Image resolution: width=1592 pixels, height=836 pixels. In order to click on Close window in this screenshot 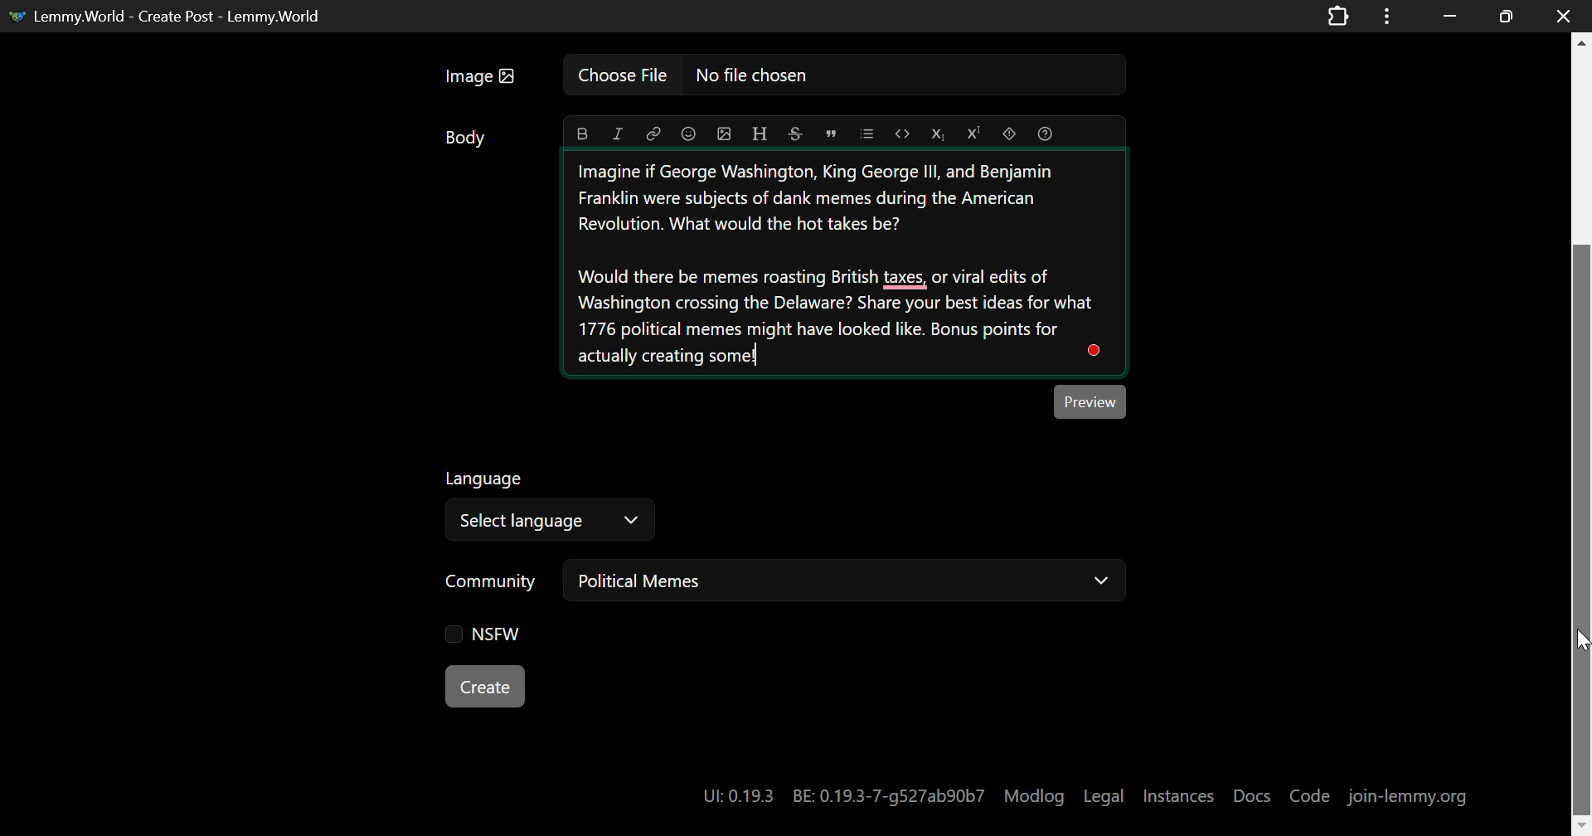, I will do `click(1565, 15)`.